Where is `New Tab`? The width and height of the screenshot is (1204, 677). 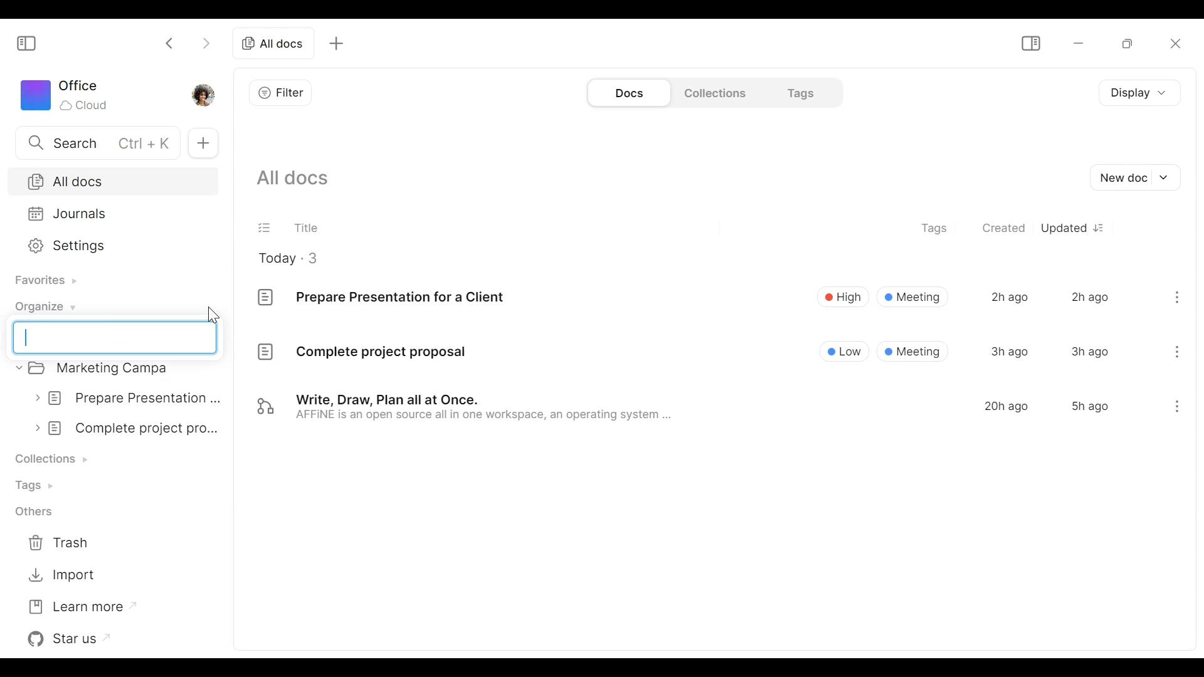
New Tab is located at coordinates (204, 144).